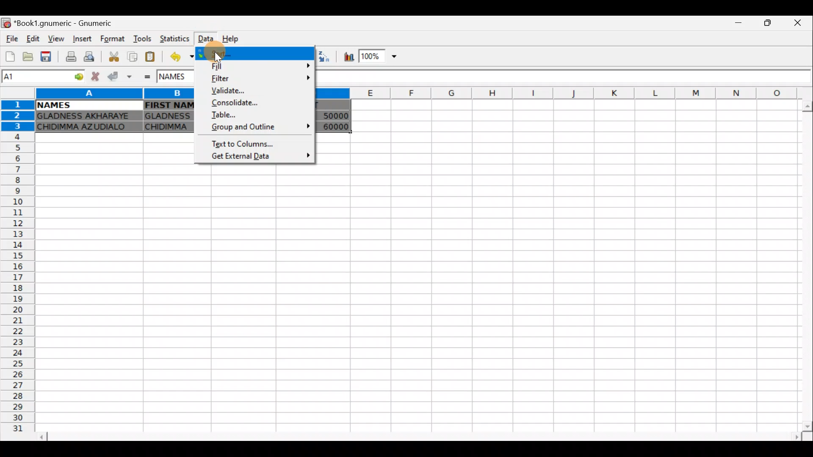  What do you see at coordinates (332, 115) in the screenshot?
I see `50000` at bounding box center [332, 115].